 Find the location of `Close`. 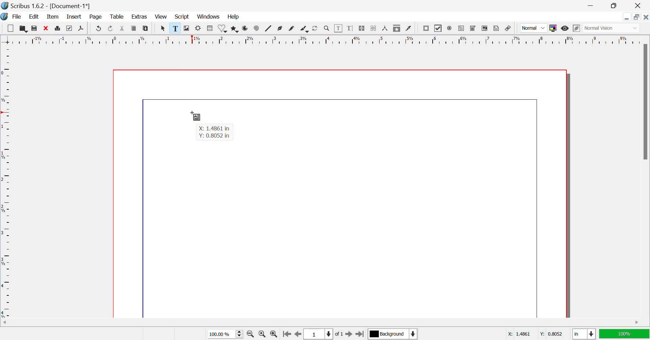

Close is located at coordinates (638, 5).